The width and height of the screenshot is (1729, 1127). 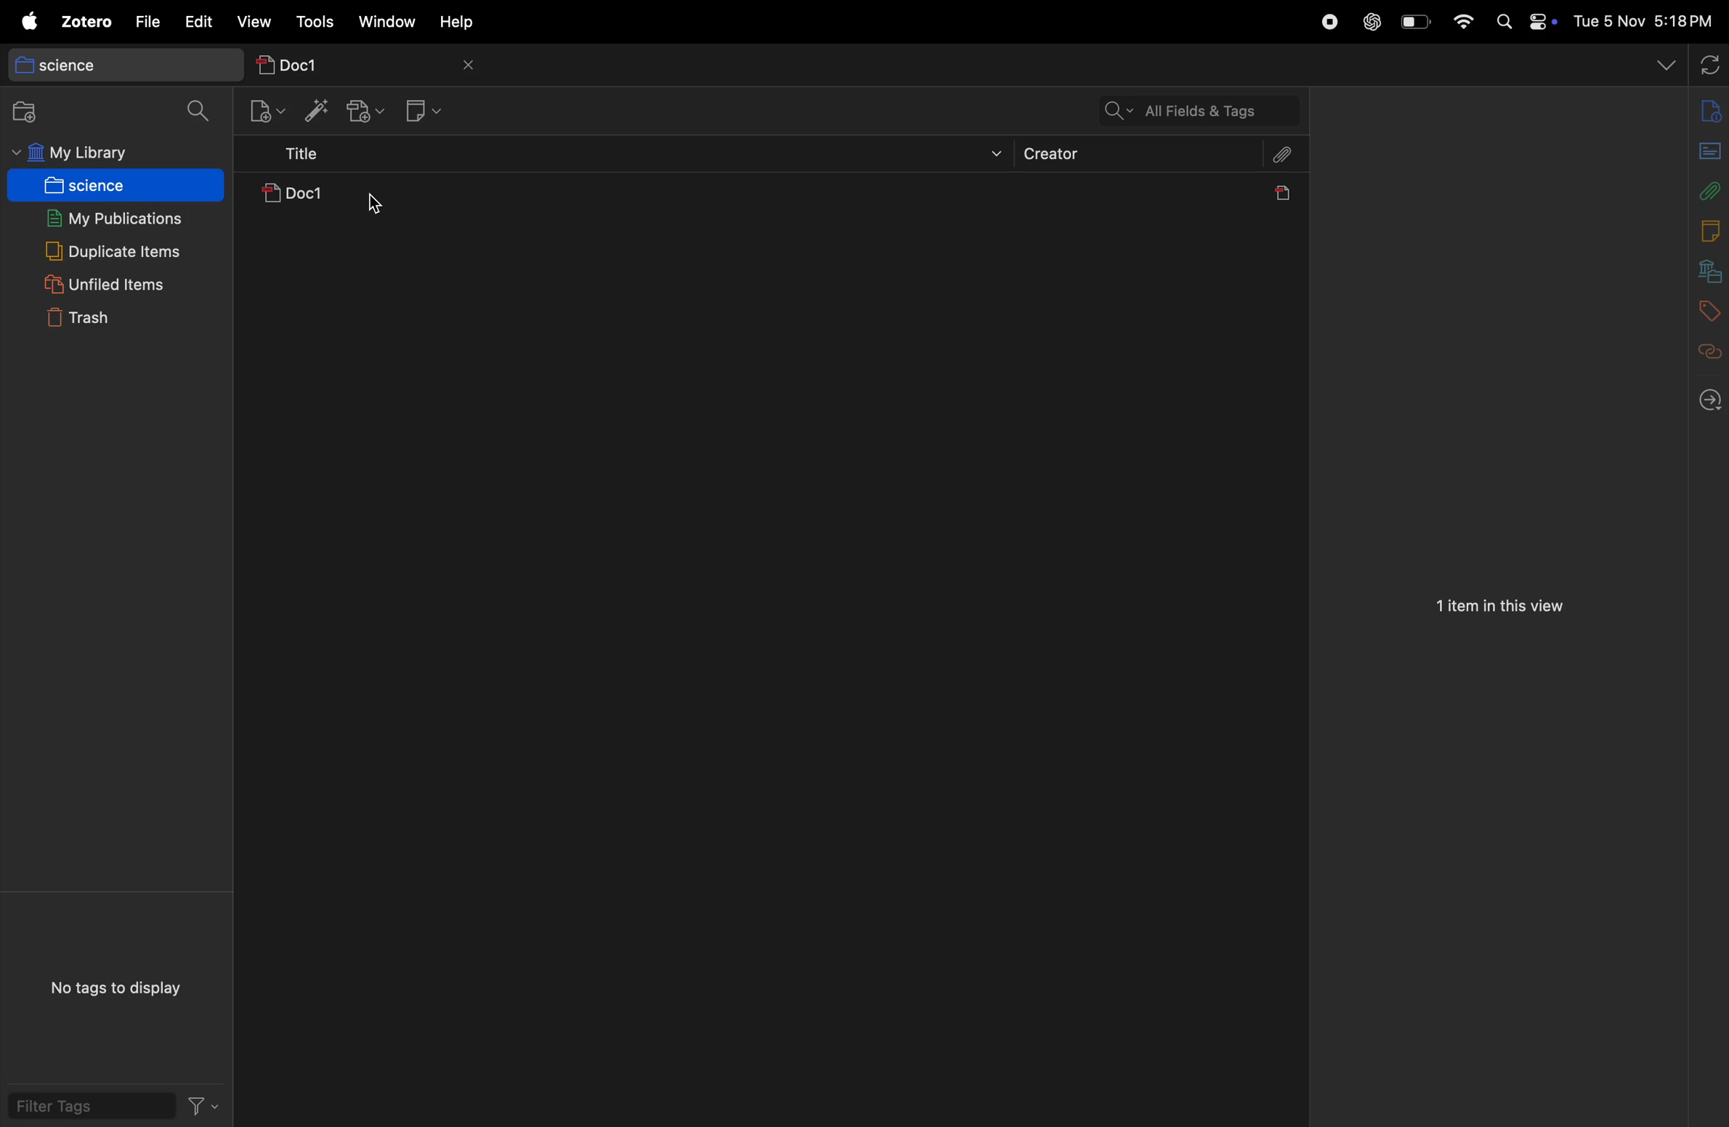 What do you see at coordinates (345, 60) in the screenshot?
I see `doc 1` at bounding box center [345, 60].